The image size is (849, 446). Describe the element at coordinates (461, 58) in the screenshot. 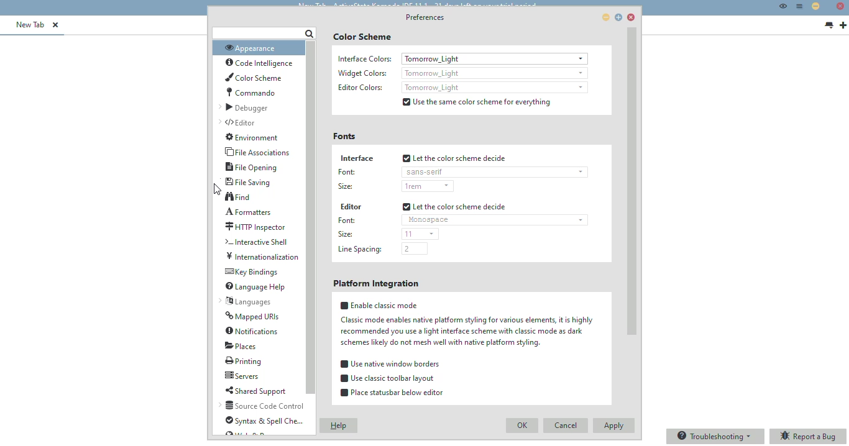

I see `interface colors: tomorrow_light` at that location.